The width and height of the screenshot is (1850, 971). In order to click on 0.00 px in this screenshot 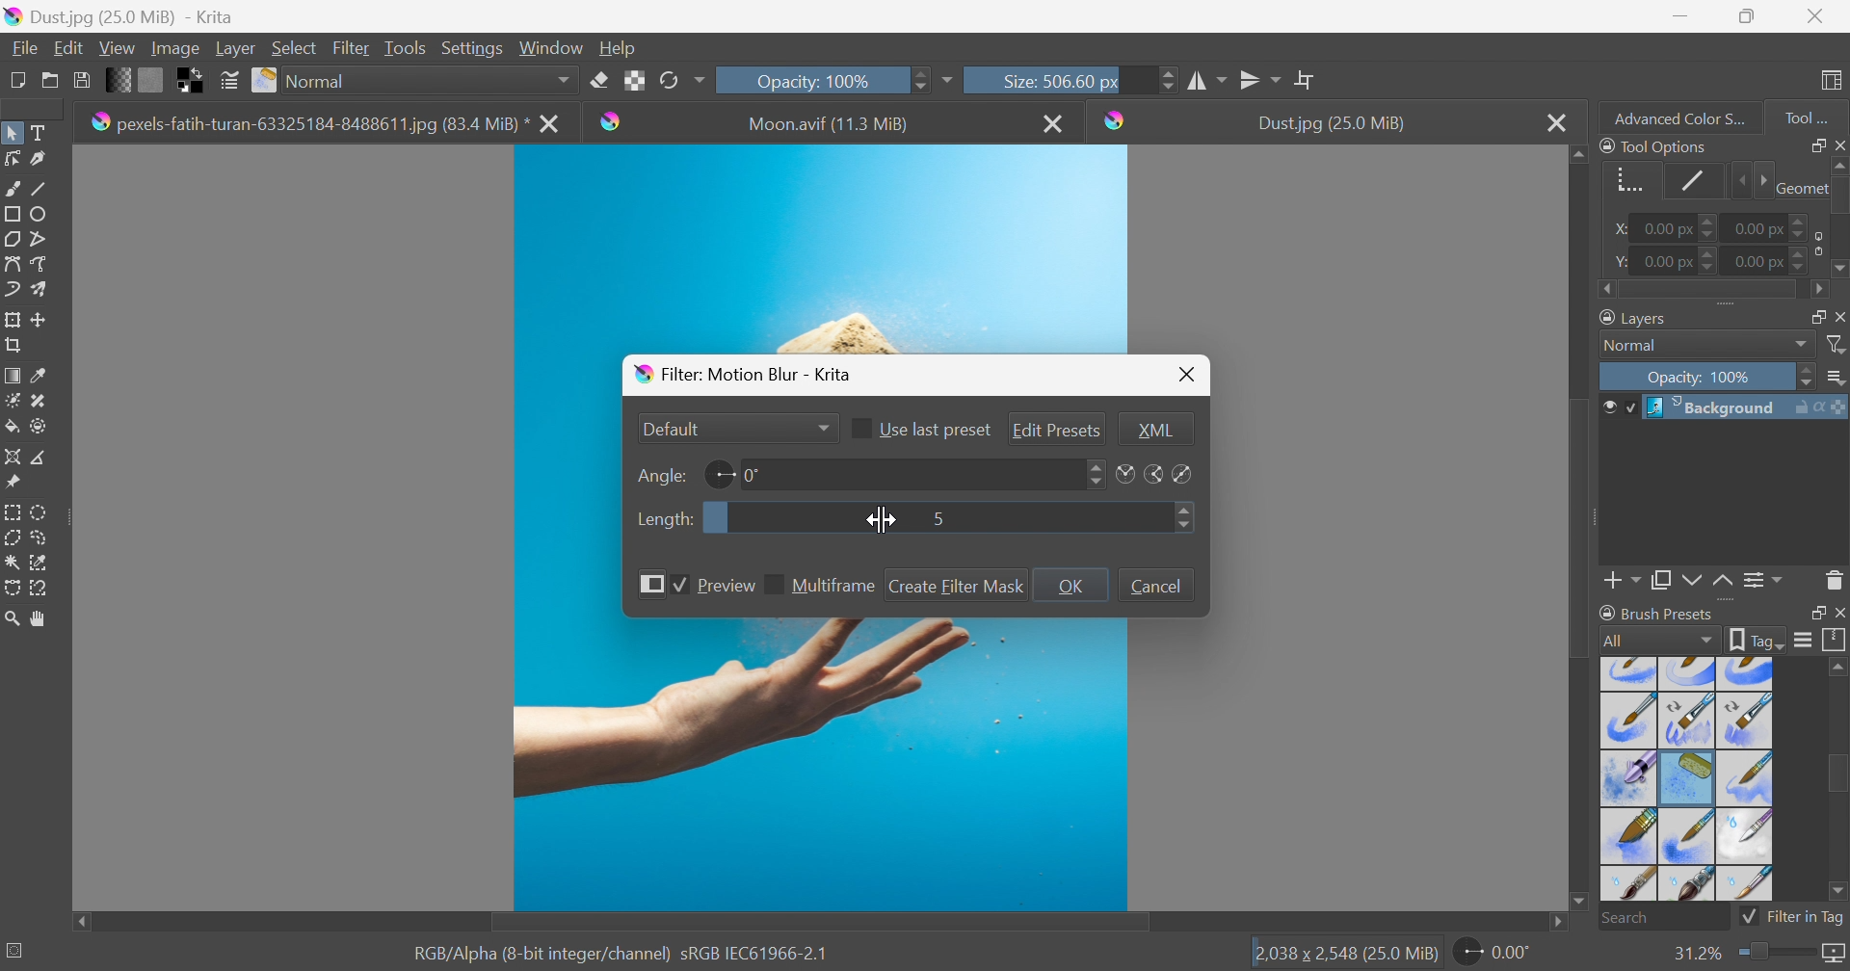, I will do `click(1665, 229)`.